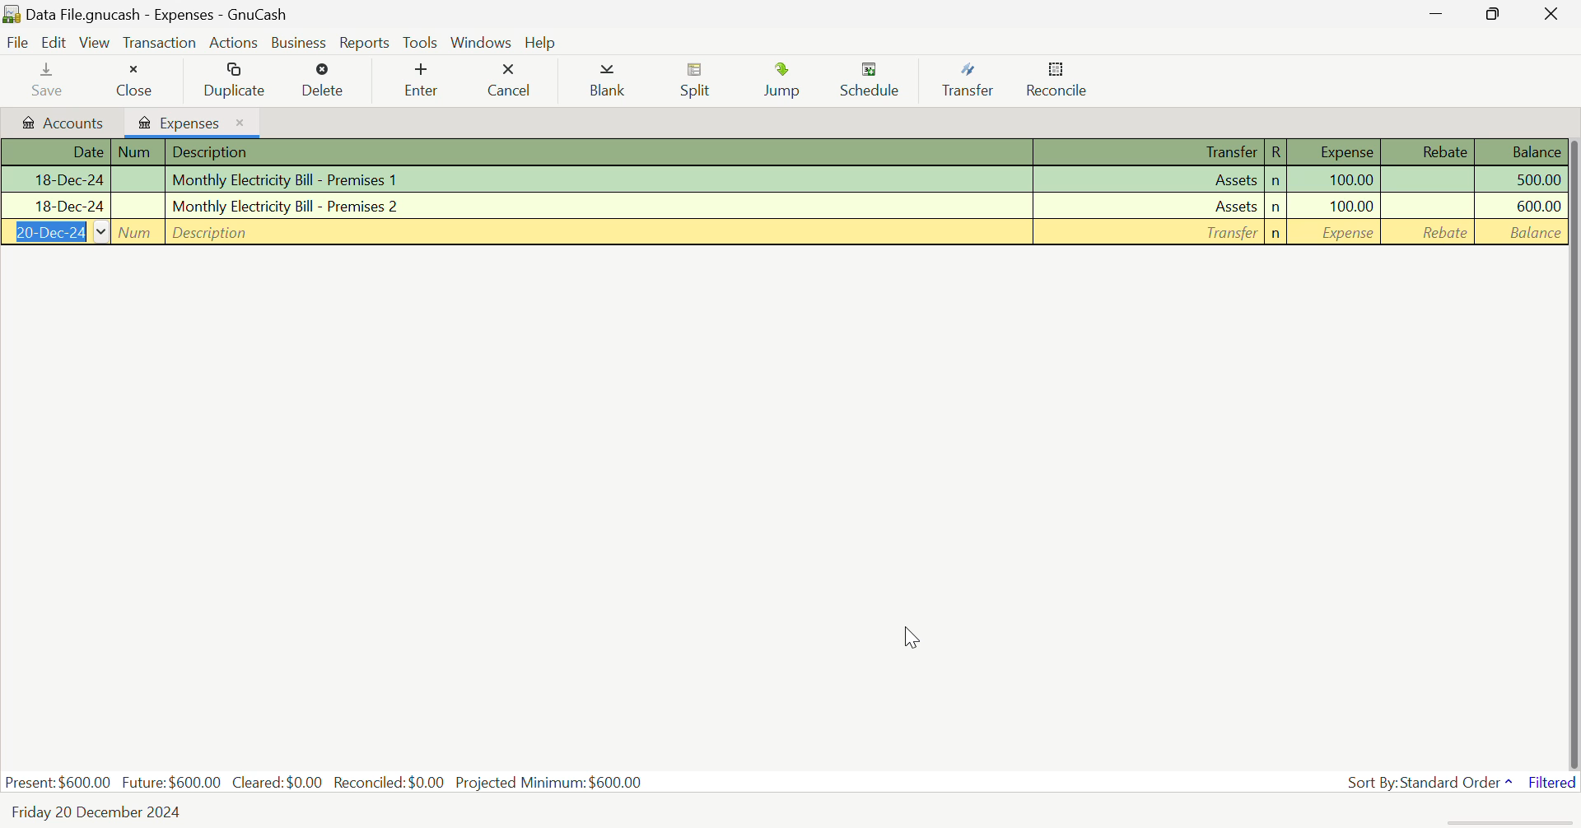 Image resolution: width=1581 pixels, height=828 pixels. I want to click on Reports, so click(364, 40).